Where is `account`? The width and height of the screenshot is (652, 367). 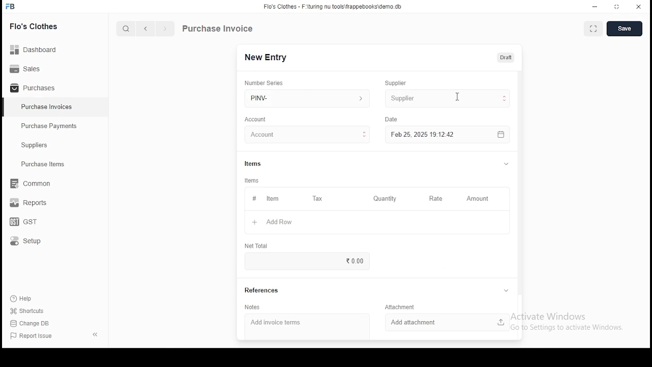
account is located at coordinates (308, 135).